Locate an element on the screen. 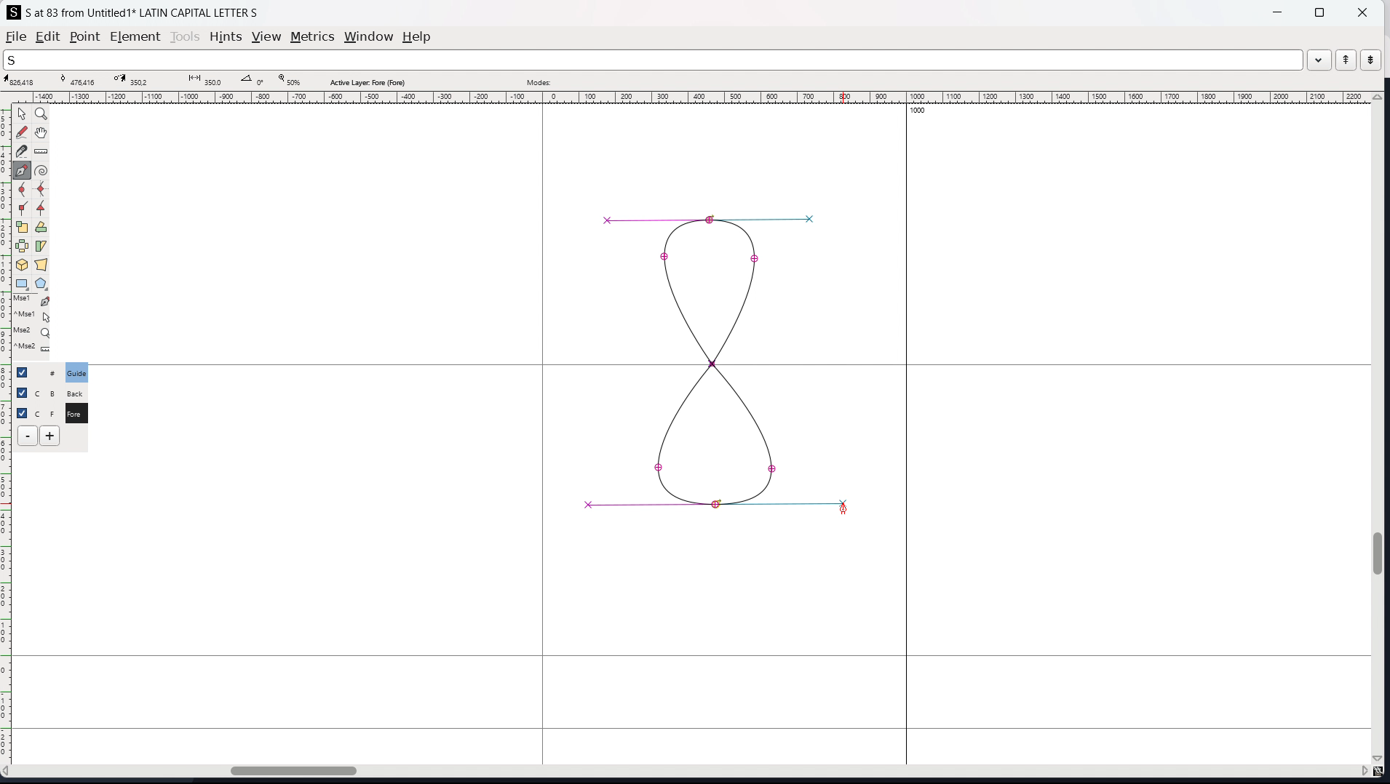 The image size is (1390, 784). perspective transformation is located at coordinates (41, 265).